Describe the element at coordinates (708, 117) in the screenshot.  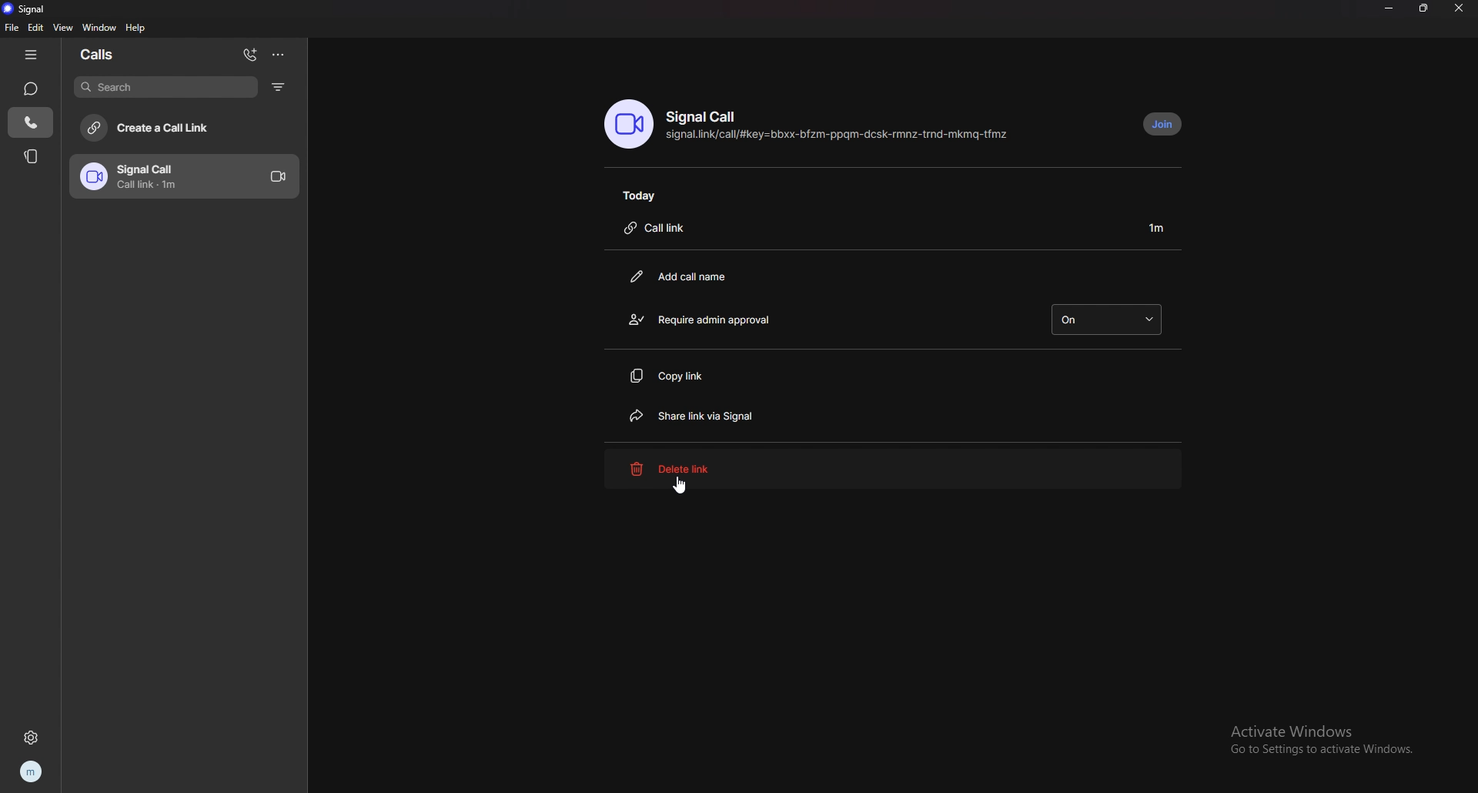
I see `signal call` at that location.